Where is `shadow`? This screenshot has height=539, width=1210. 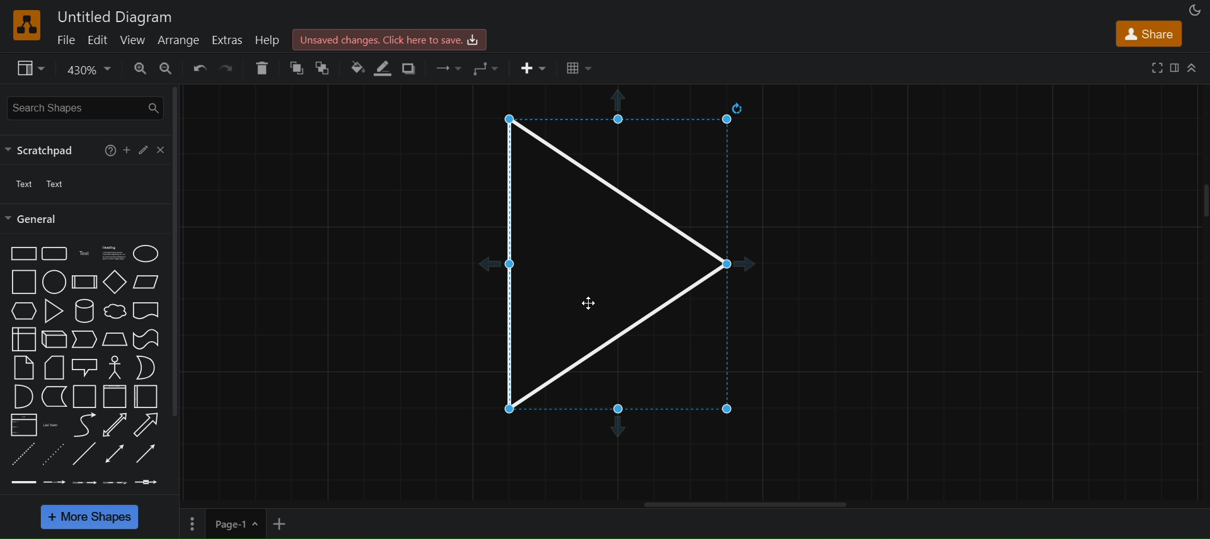
shadow is located at coordinates (413, 69).